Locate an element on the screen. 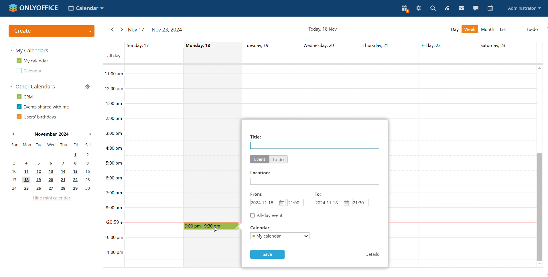  current week is located at coordinates (156, 30).